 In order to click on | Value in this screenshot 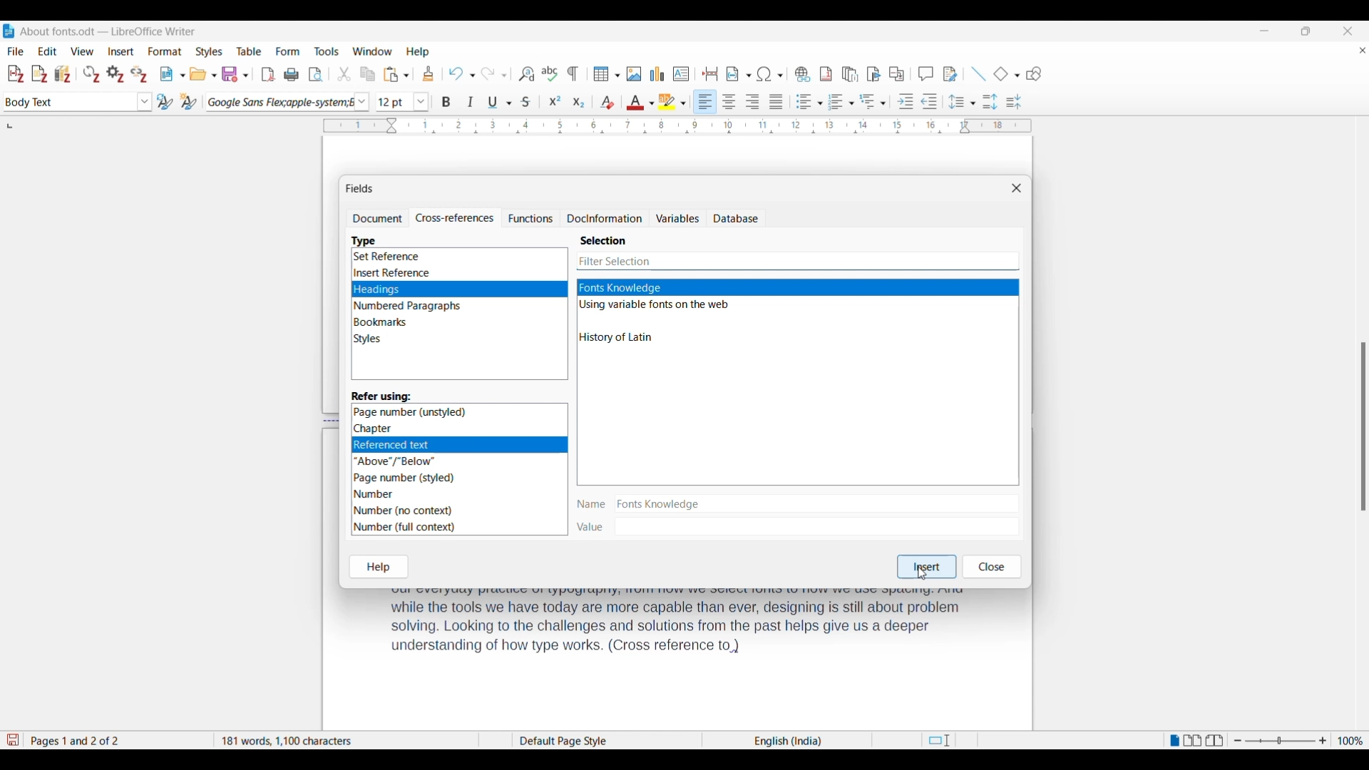, I will do `click(592, 527)`.